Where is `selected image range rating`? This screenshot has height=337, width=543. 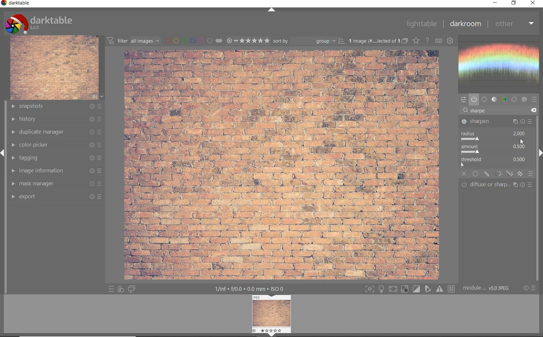
selected image range rating is located at coordinates (248, 41).